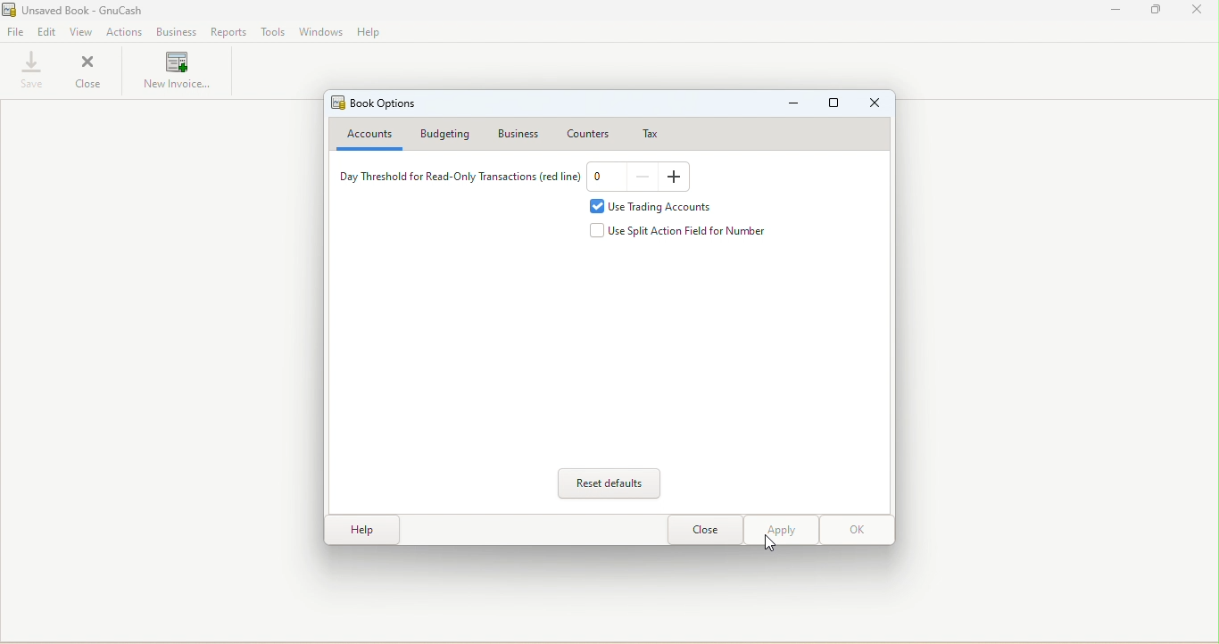 This screenshot has height=644, width=1219. What do you see at coordinates (658, 207) in the screenshot?
I see `Use trading accounts` at bounding box center [658, 207].